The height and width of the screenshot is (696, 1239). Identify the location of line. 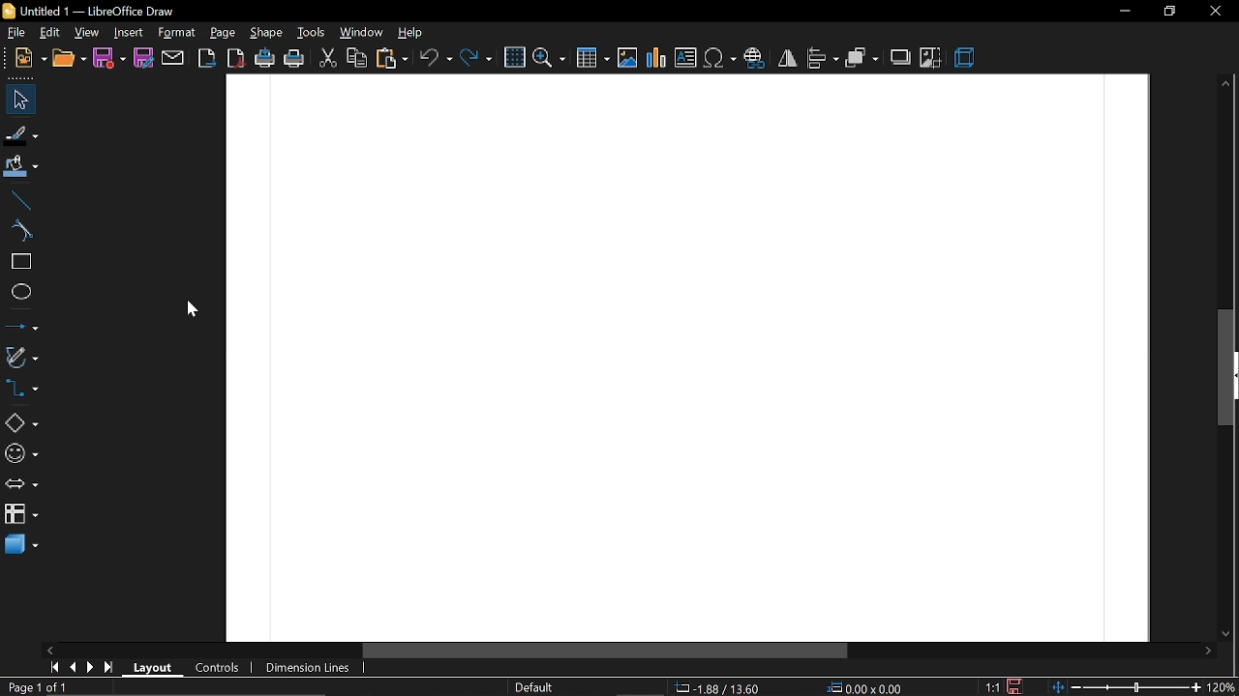
(17, 197).